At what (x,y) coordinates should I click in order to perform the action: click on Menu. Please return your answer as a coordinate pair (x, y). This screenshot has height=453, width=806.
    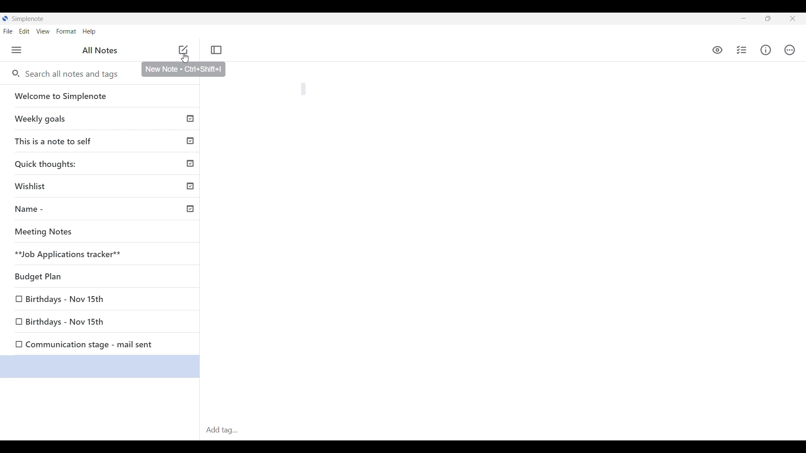
    Looking at the image, I should click on (17, 50).